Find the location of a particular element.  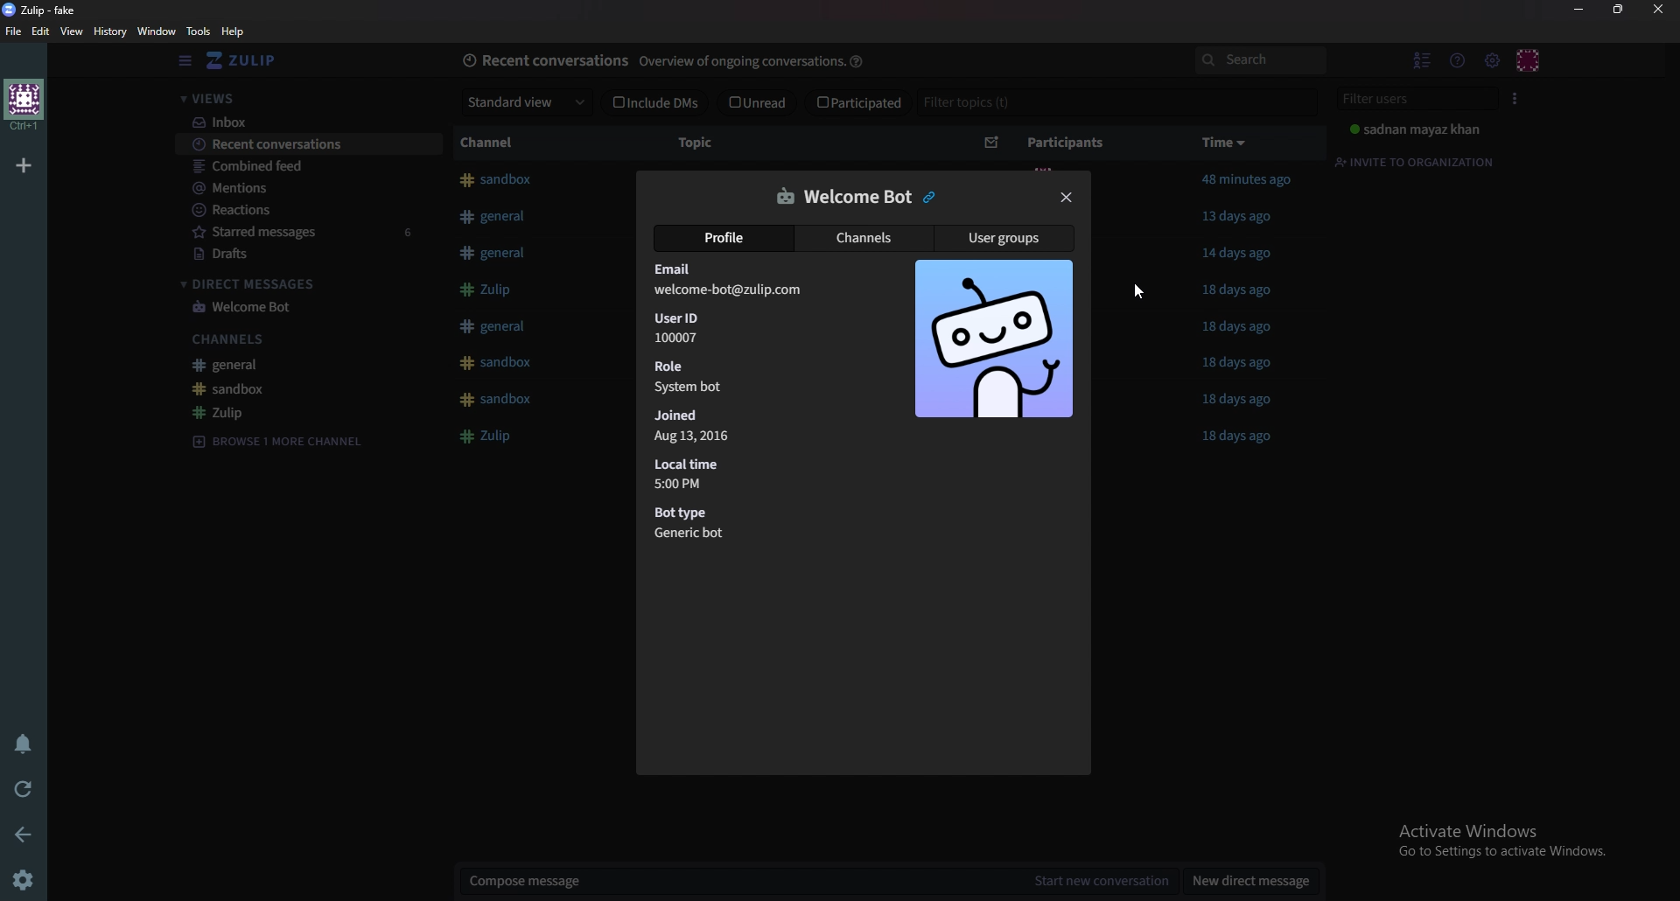

Email welcome-bot@zulip.com is located at coordinates (731, 282).